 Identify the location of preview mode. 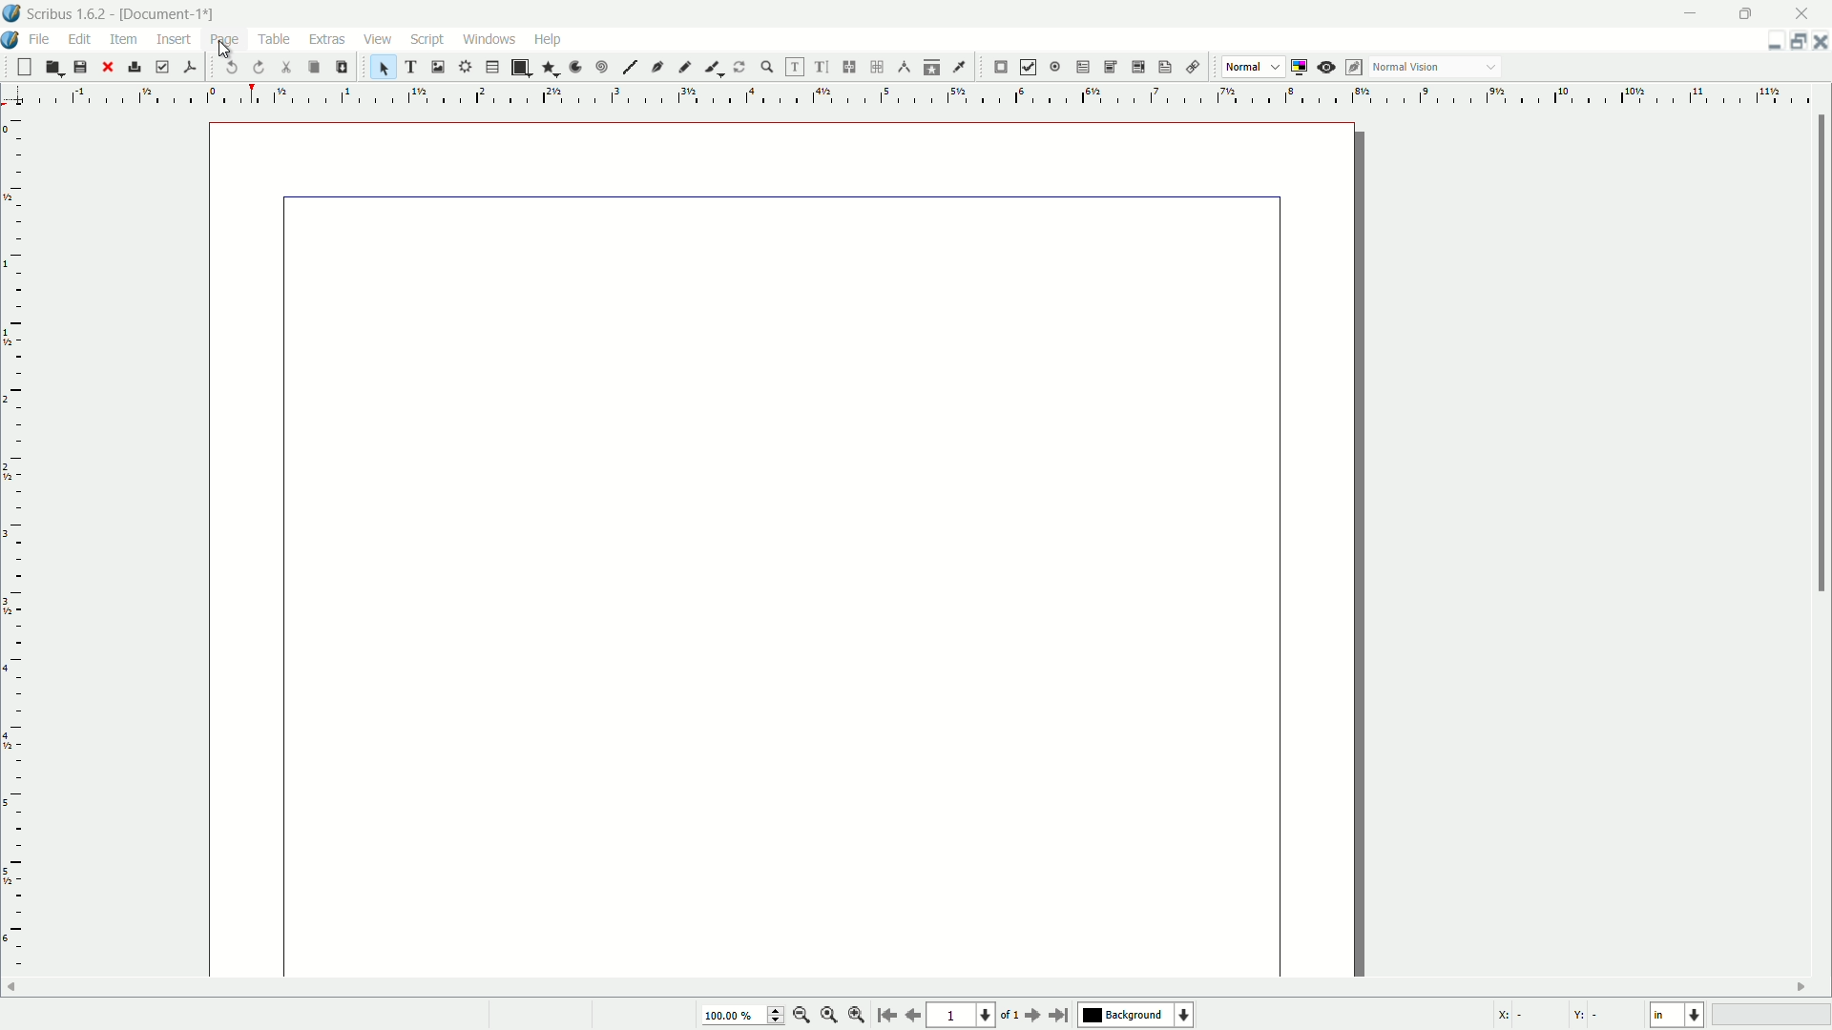
(1328, 67).